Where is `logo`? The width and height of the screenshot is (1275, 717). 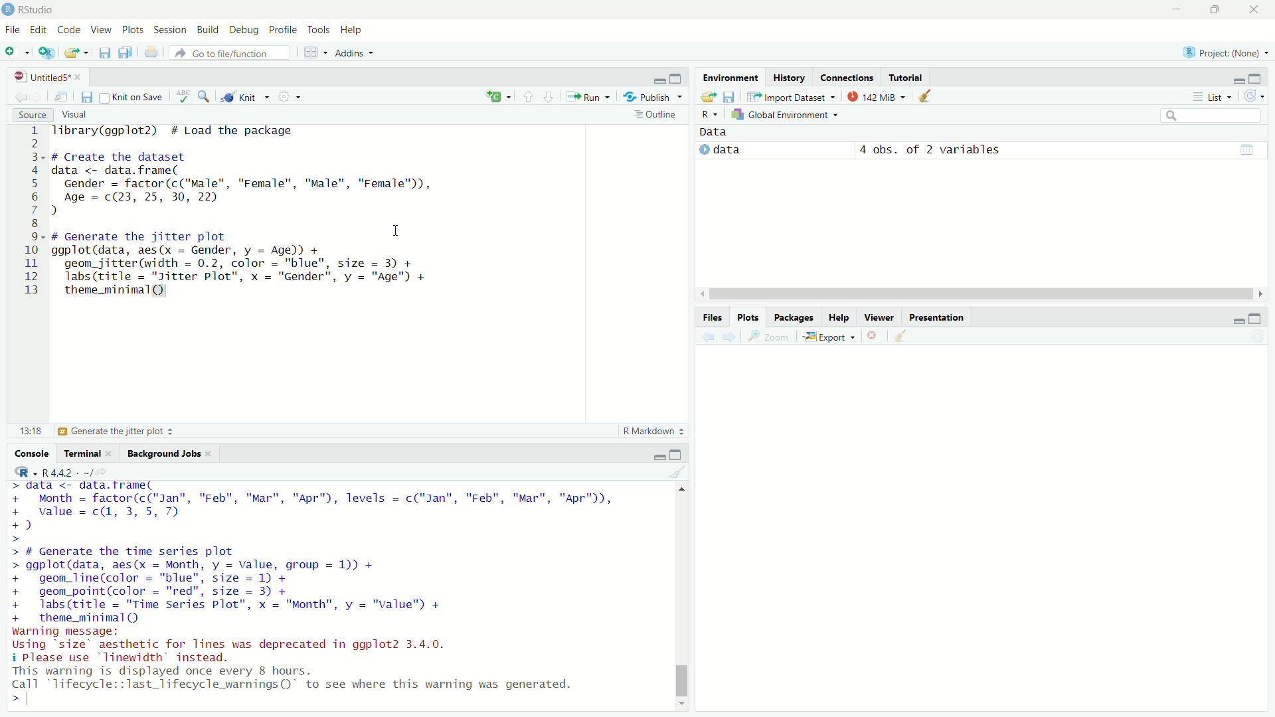
logo is located at coordinates (8, 10).